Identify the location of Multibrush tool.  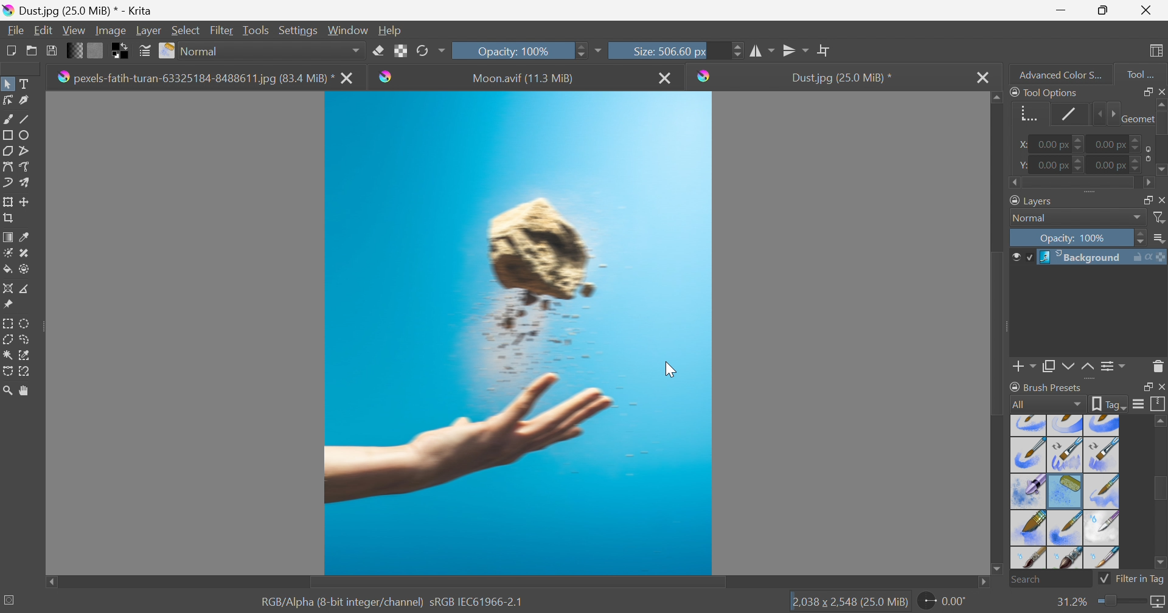
(29, 182).